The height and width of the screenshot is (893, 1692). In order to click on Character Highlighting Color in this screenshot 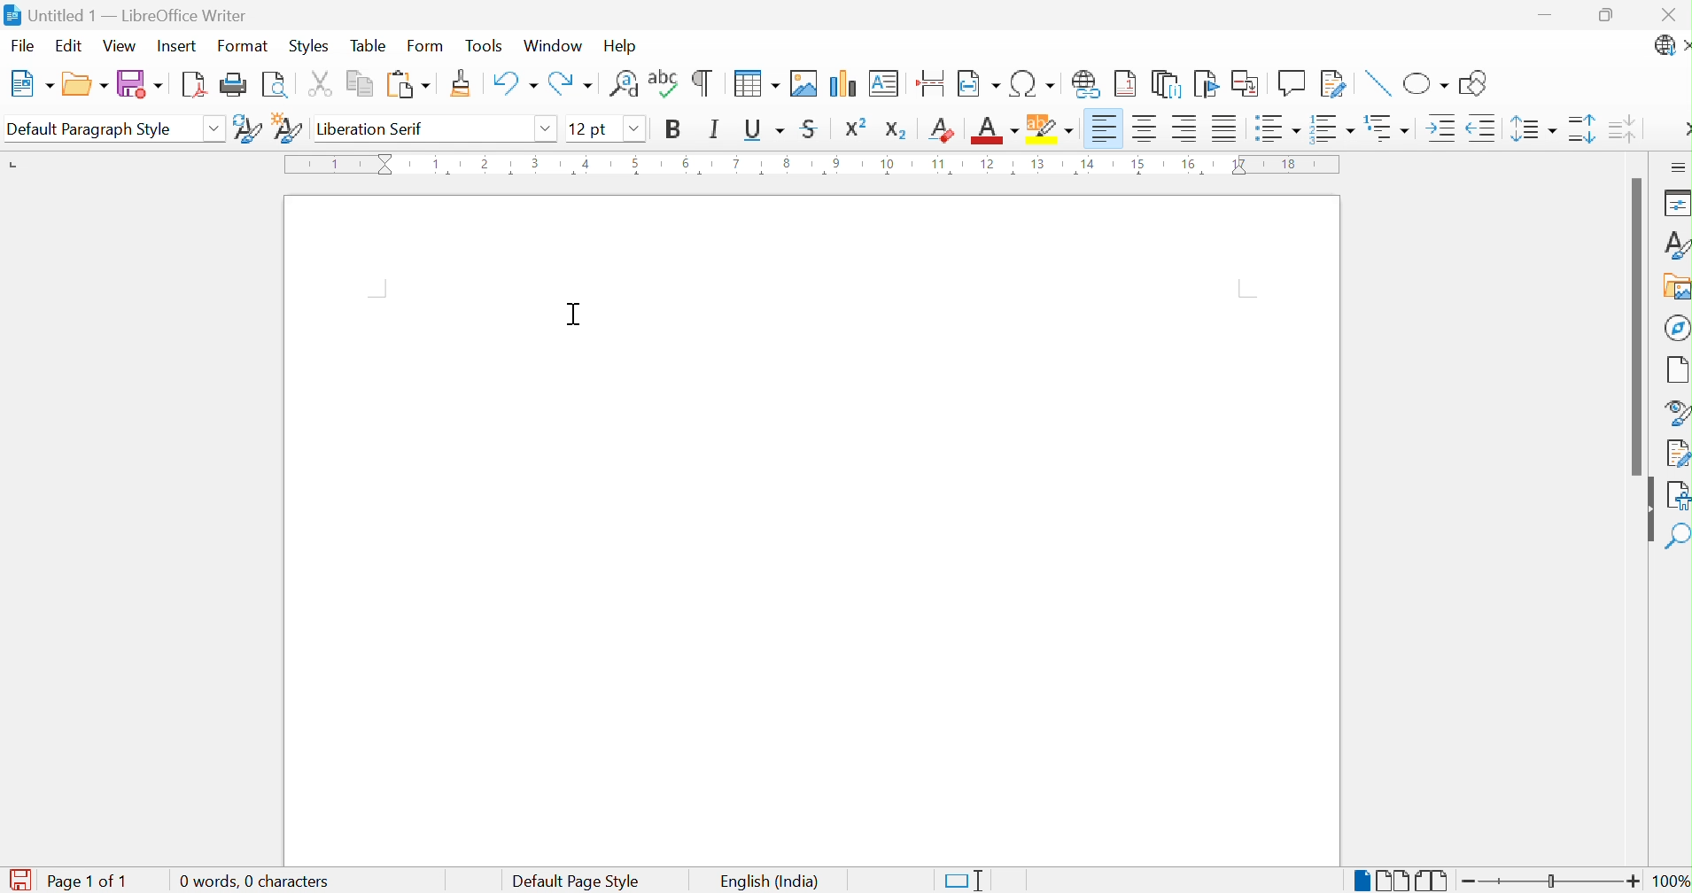, I will do `click(1052, 126)`.